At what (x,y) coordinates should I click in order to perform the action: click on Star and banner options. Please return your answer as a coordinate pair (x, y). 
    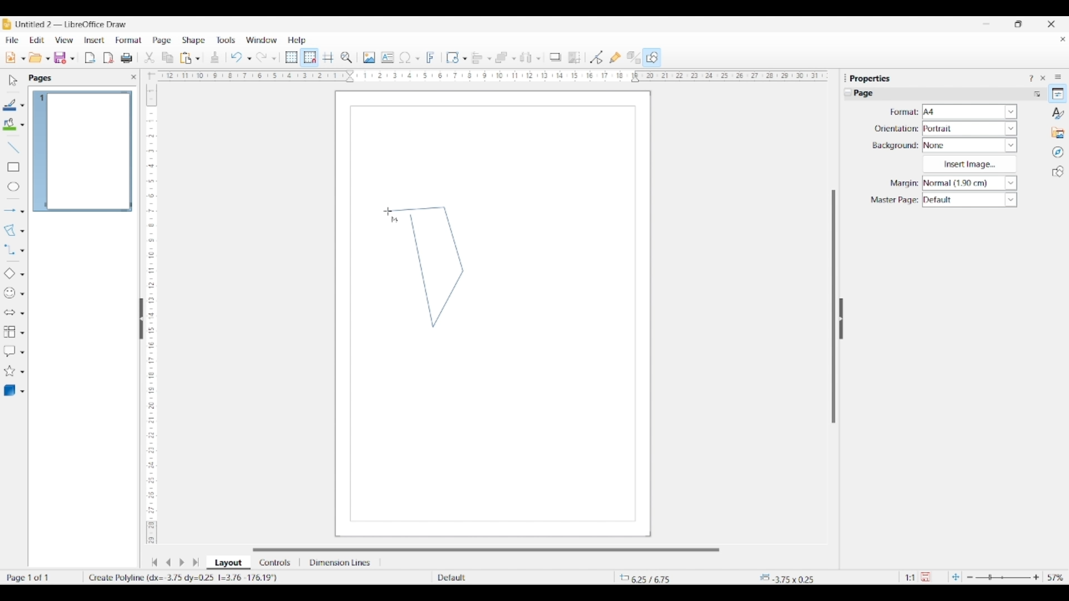
    Looking at the image, I should click on (22, 372).